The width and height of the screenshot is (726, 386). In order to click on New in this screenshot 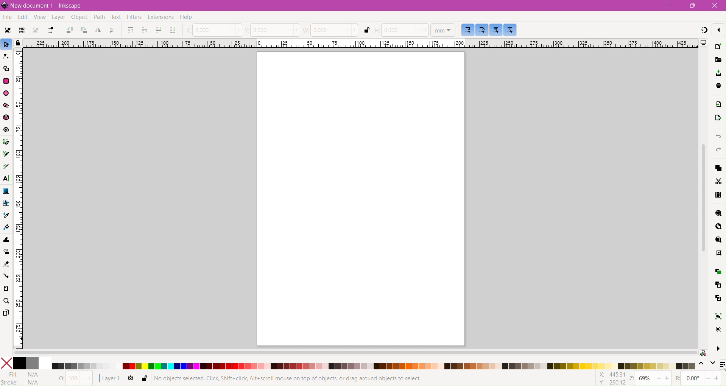, I will do `click(718, 47)`.